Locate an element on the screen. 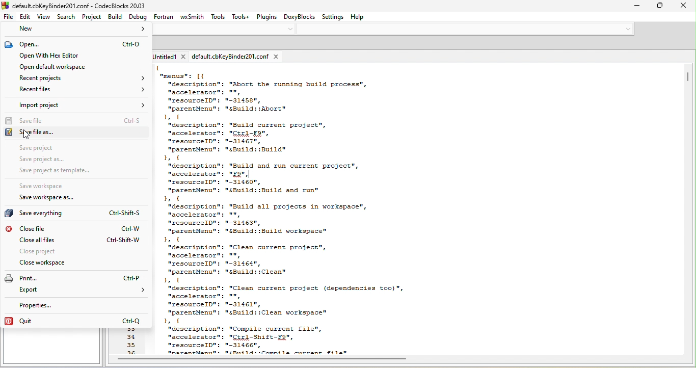  default.cbKeyBinder201.conf - CodezBlocks 20.03 is located at coordinates (82, 6).